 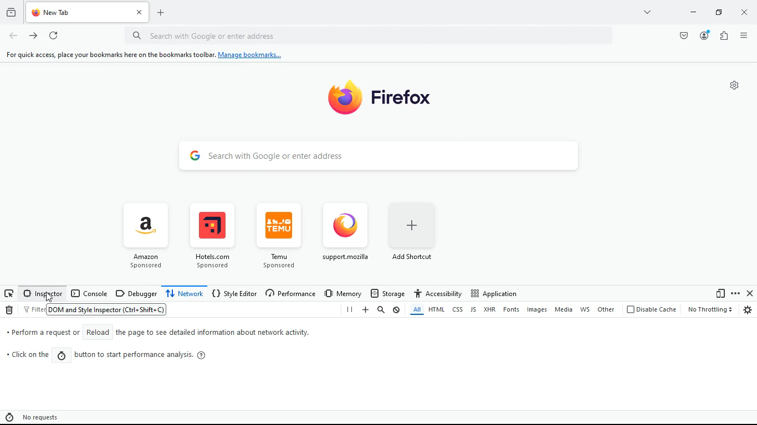 What do you see at coordinates (606, 309) in the screenshot?
I see `other` at bounding box center [606, 309].